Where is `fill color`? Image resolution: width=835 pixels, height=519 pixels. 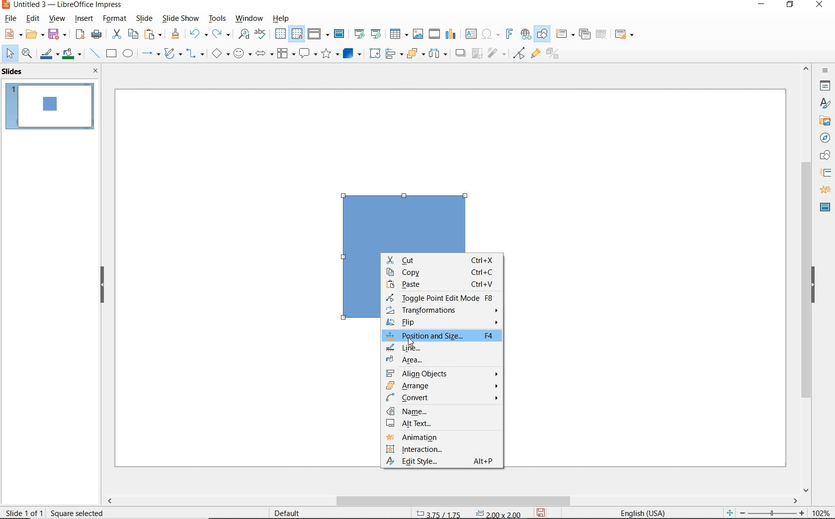 fill color is located at coordinates (73, 54).